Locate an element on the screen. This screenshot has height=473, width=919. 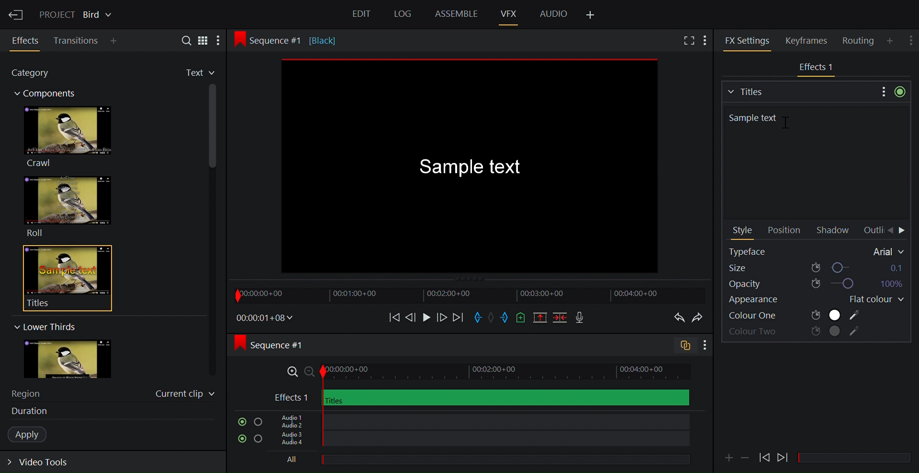
Sequence is located at coordinates (299, 40).